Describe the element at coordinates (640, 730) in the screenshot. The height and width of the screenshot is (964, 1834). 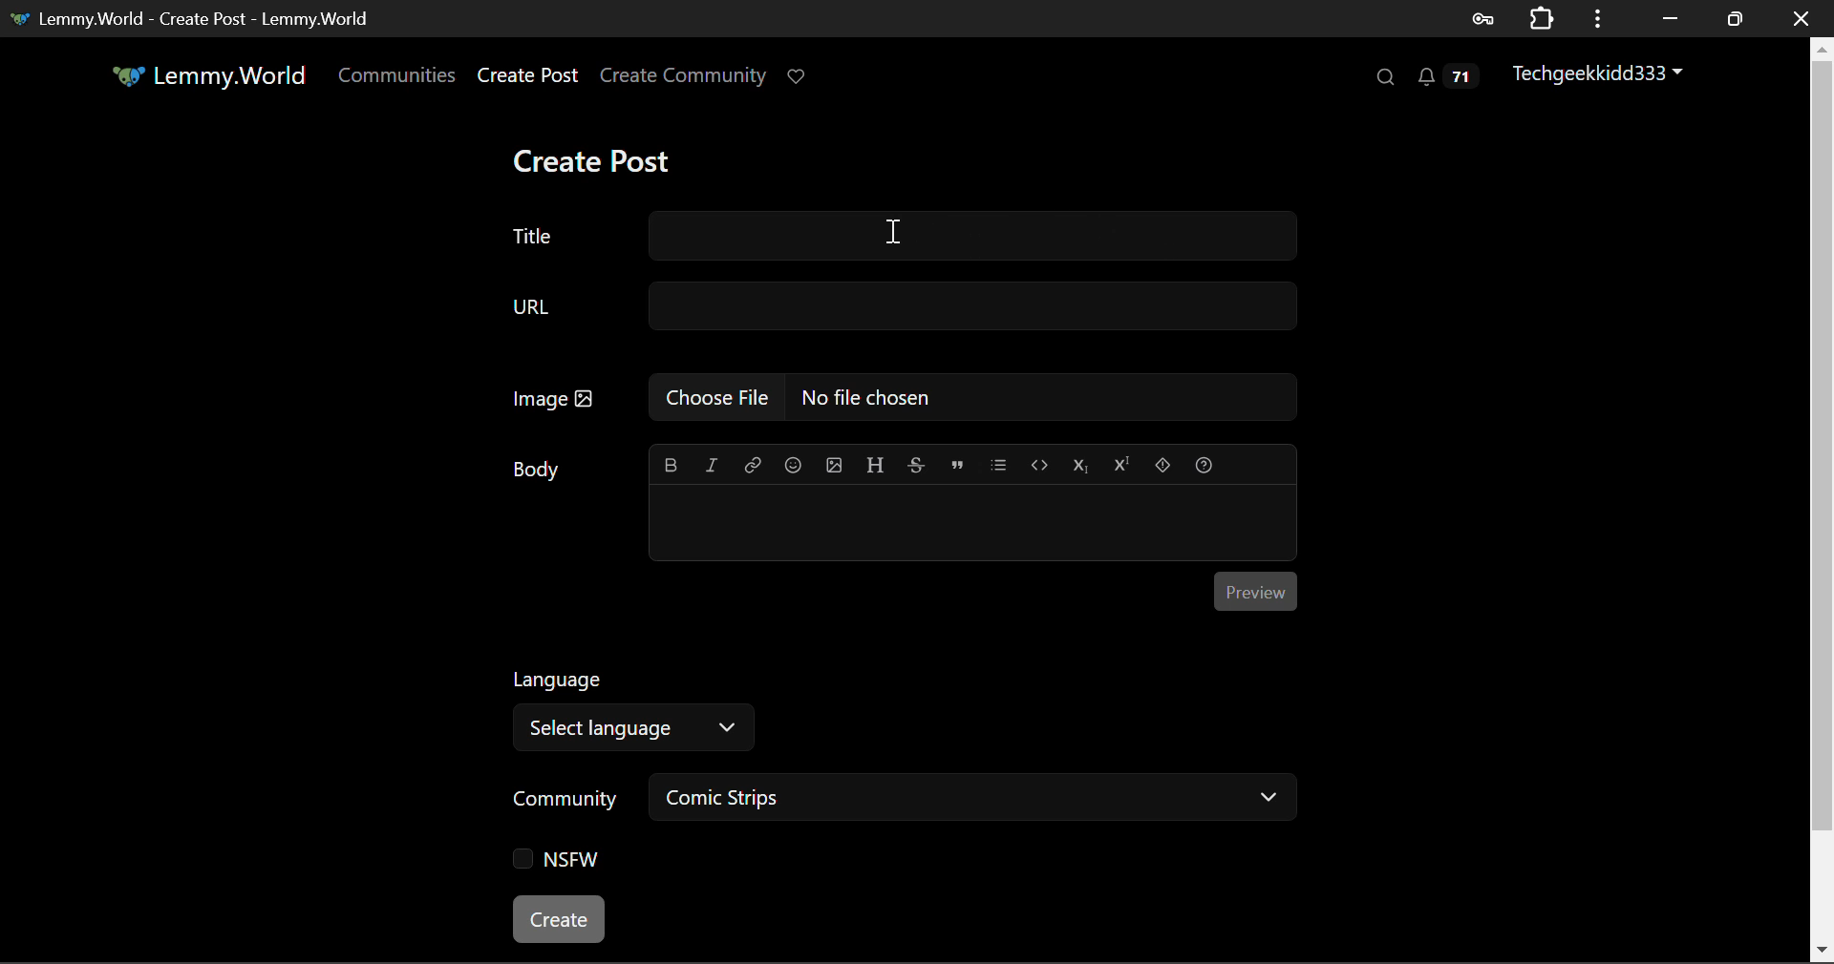
I see `Select Language` at that location.